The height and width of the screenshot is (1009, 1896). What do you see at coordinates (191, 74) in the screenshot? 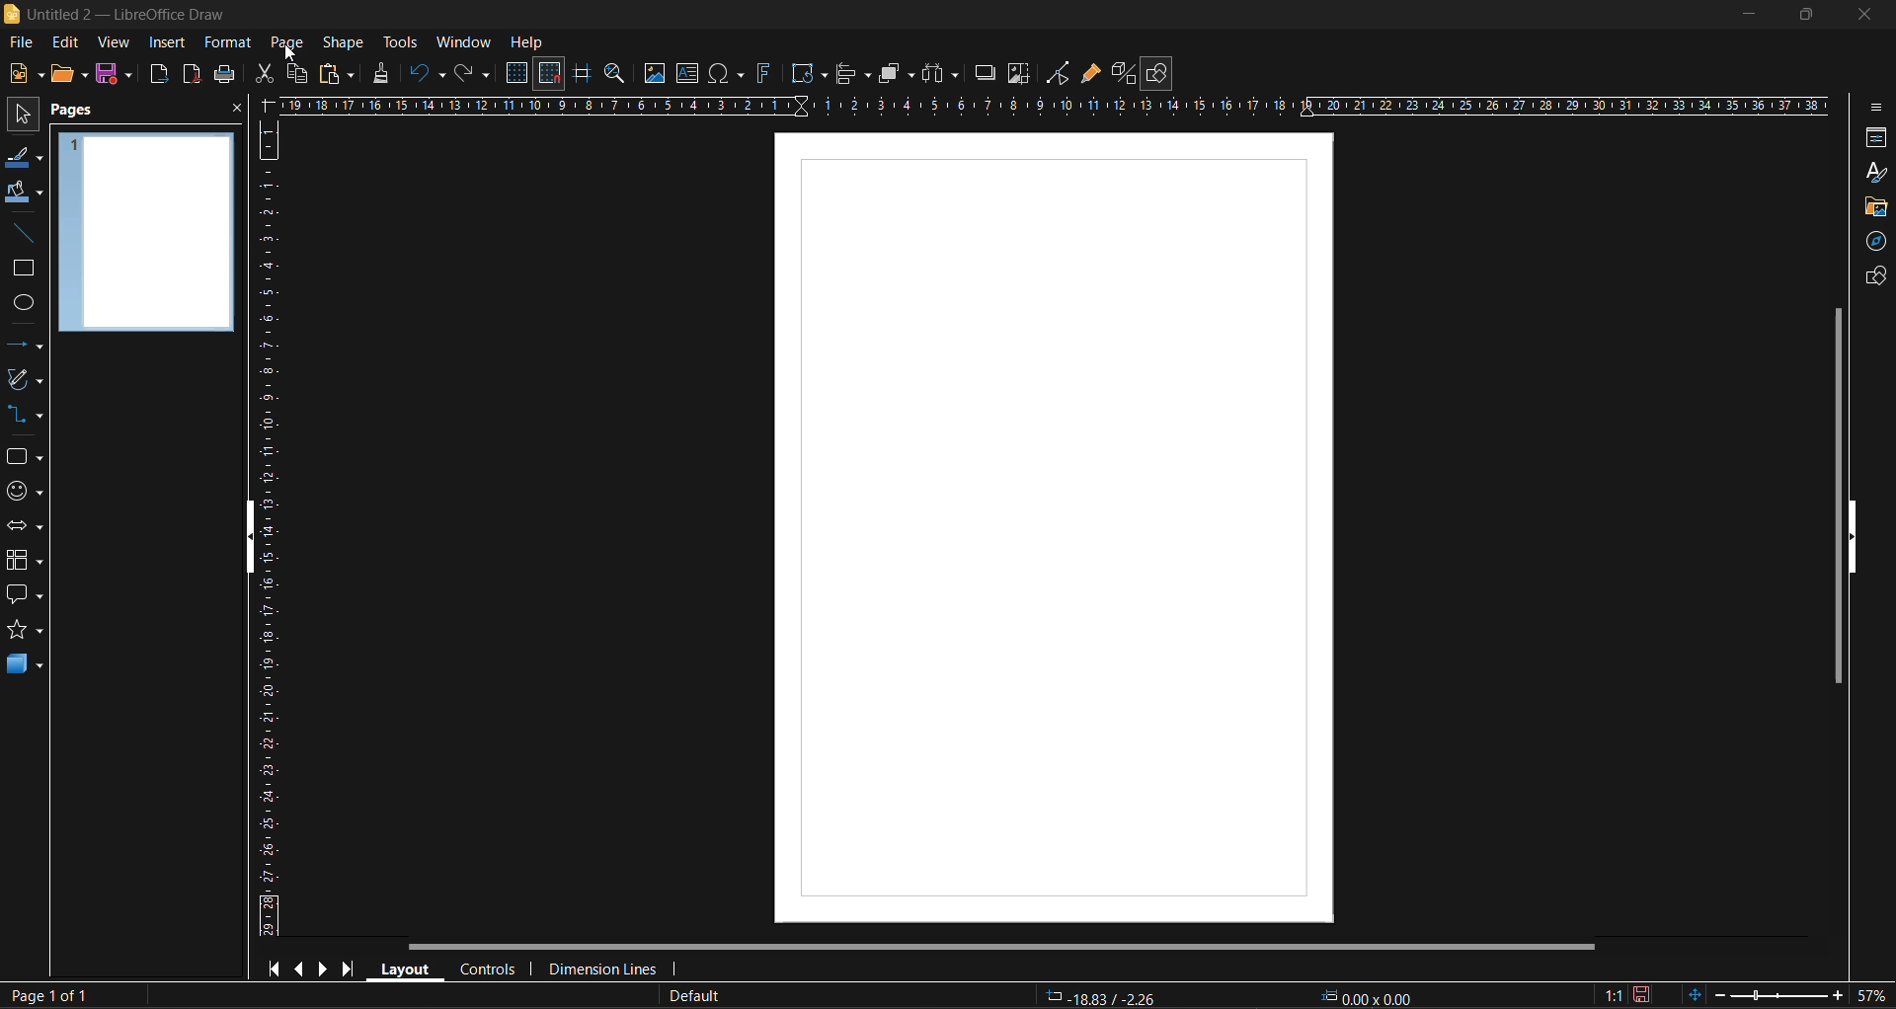
I see `export directly as pdf` at bounding box center [191, 74].